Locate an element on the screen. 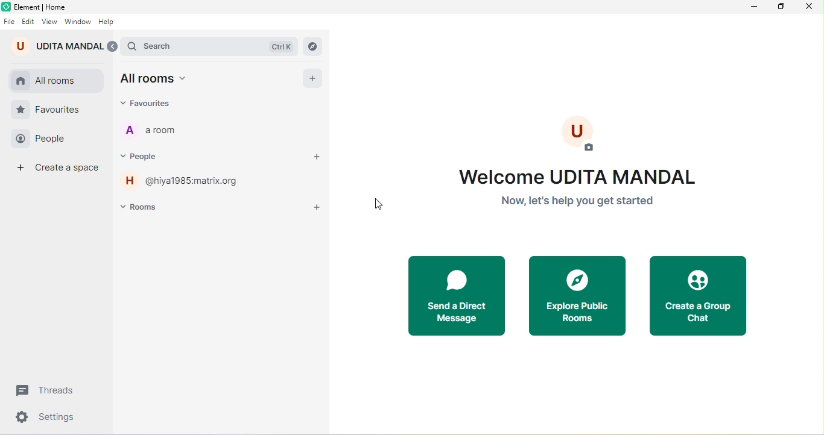 Image resolution: width=824 pixels, height=435 pixels. start a chat is located at coordinates (320, 158).